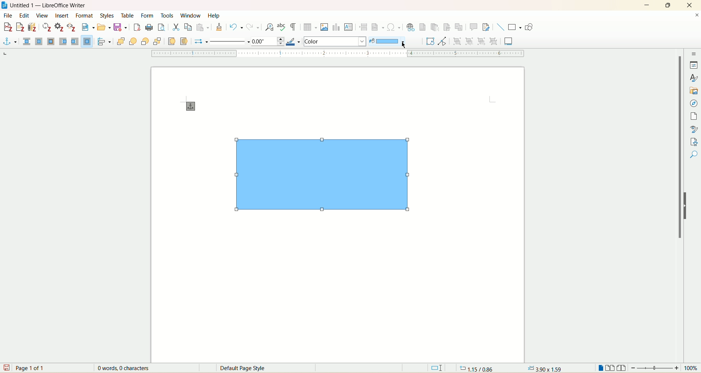 The height and width of the screenshot is (373, 701). What do you see at coordinates (378, 26) in the screenshot?
I see `insert field` at bounding box center [378, 26].